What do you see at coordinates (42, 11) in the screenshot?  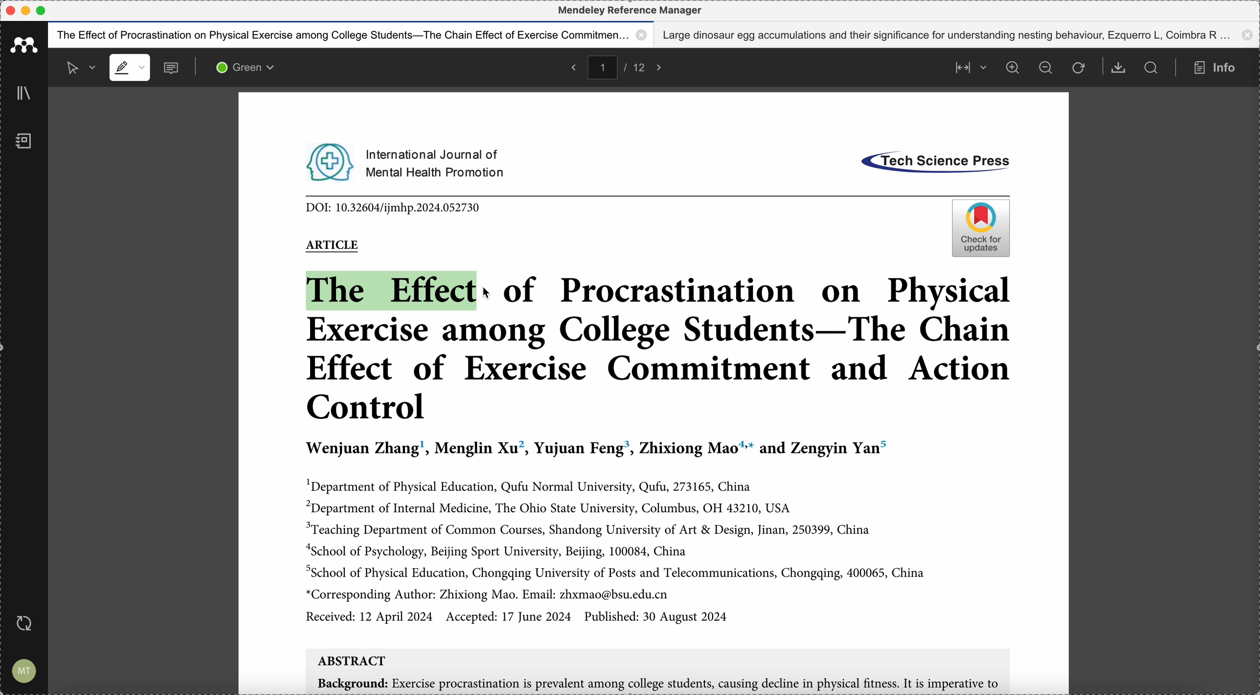 I see `maximize` at bounding box center [42, 11].